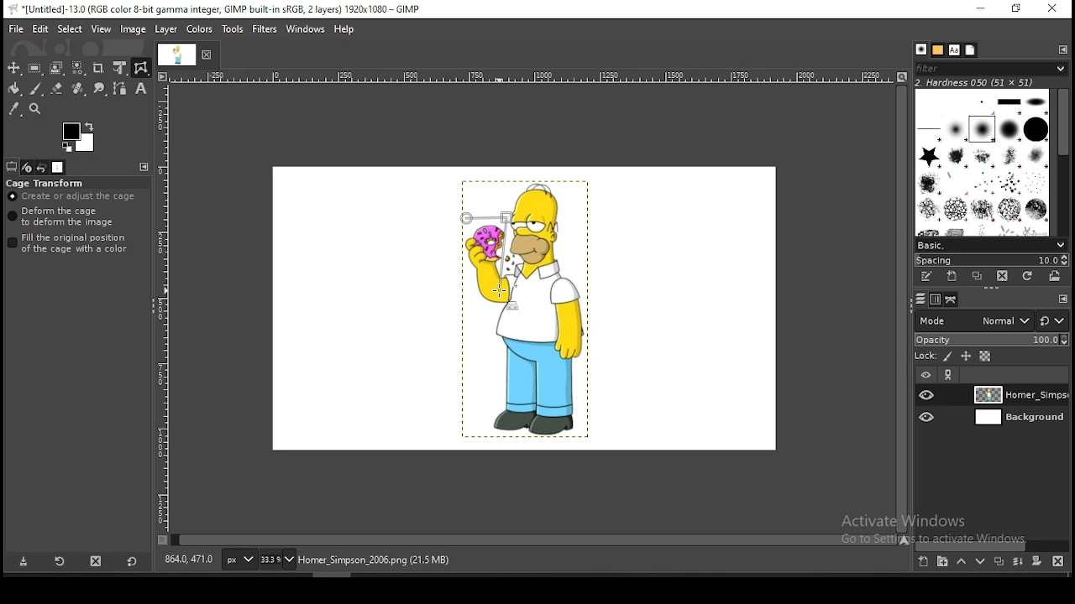 Image resolution: width=1075 pixels, height=604 pixels. I want to click on delete layer, so click(1056, 561).